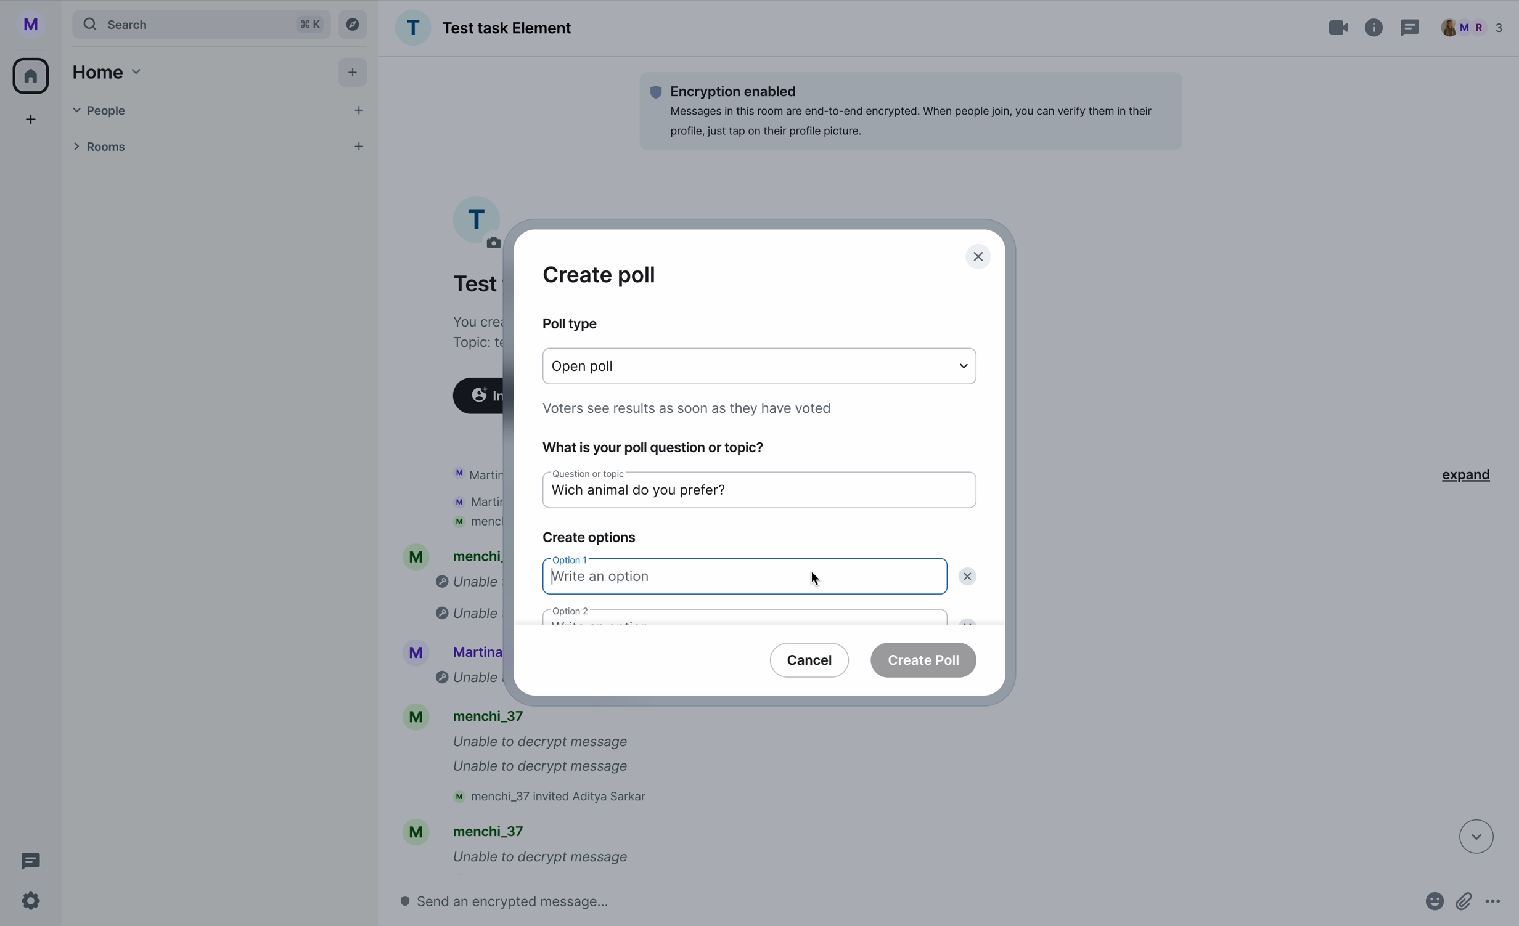 The image size is (1519, 926). I want to click on question or topic, so click(581, 474).